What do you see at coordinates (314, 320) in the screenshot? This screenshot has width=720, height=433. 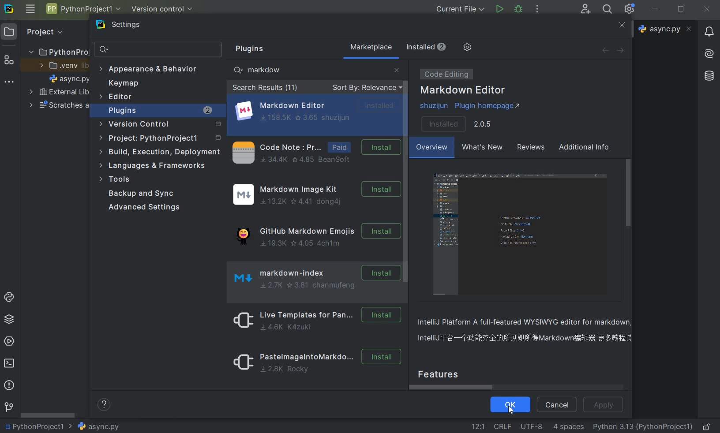 I see `live template for pan` at bounding box center [314, 320].